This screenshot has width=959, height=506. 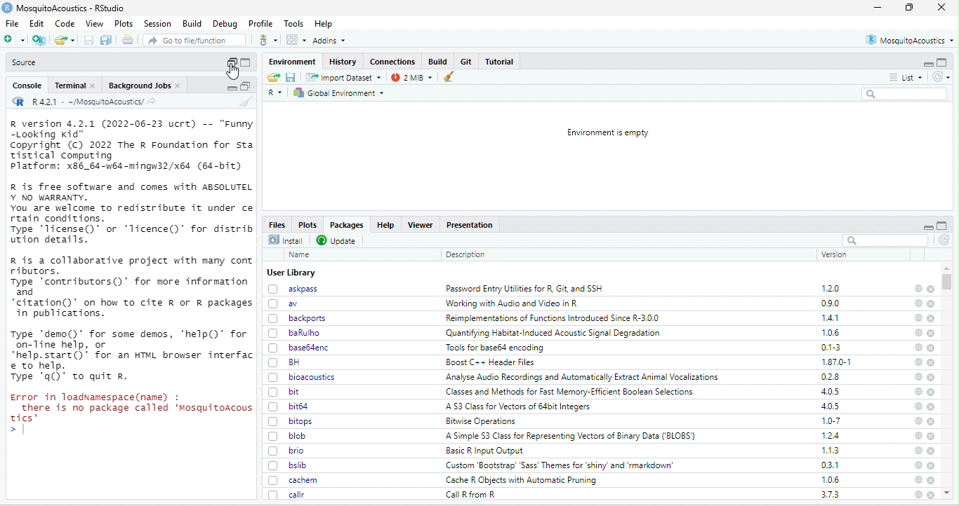 What do you see at coordinates (414, 77) in the screenshot?
I see `2 MiB` at bounding box center [414, 77].